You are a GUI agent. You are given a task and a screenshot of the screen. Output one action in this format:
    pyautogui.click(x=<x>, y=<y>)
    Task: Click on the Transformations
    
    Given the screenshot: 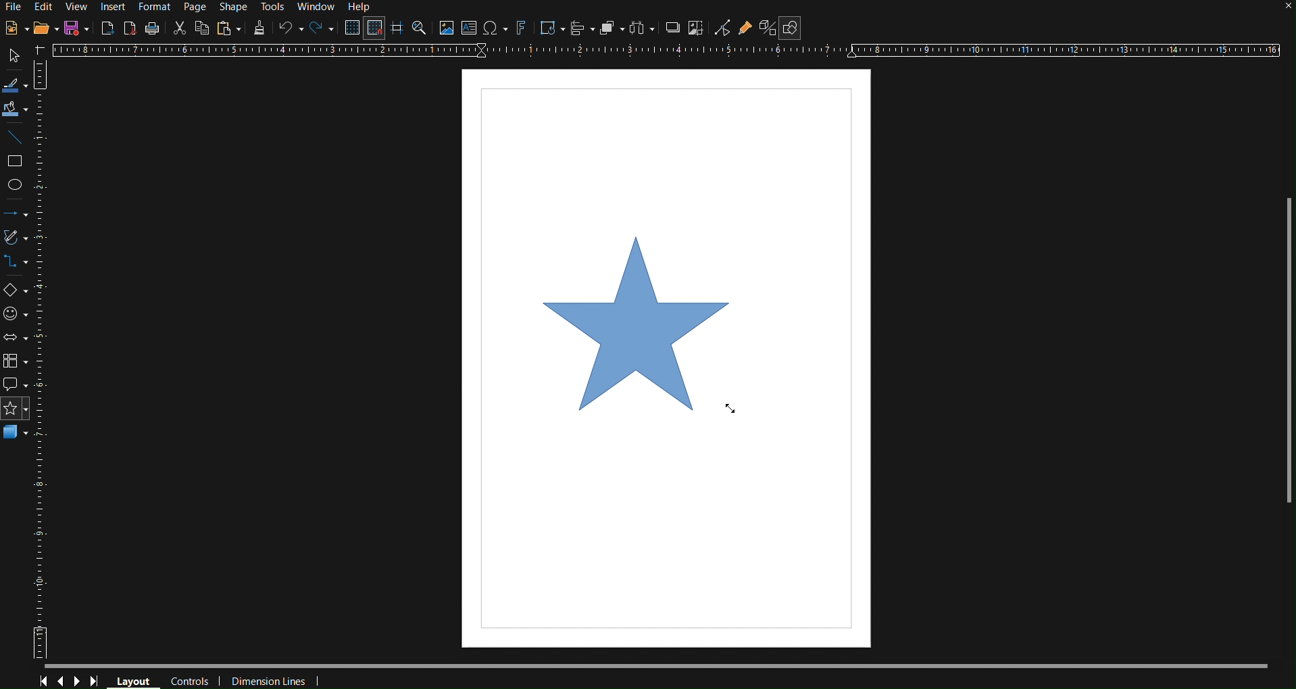 What is the action you would take?
    pyautogui.click(x=550, y=29)
    